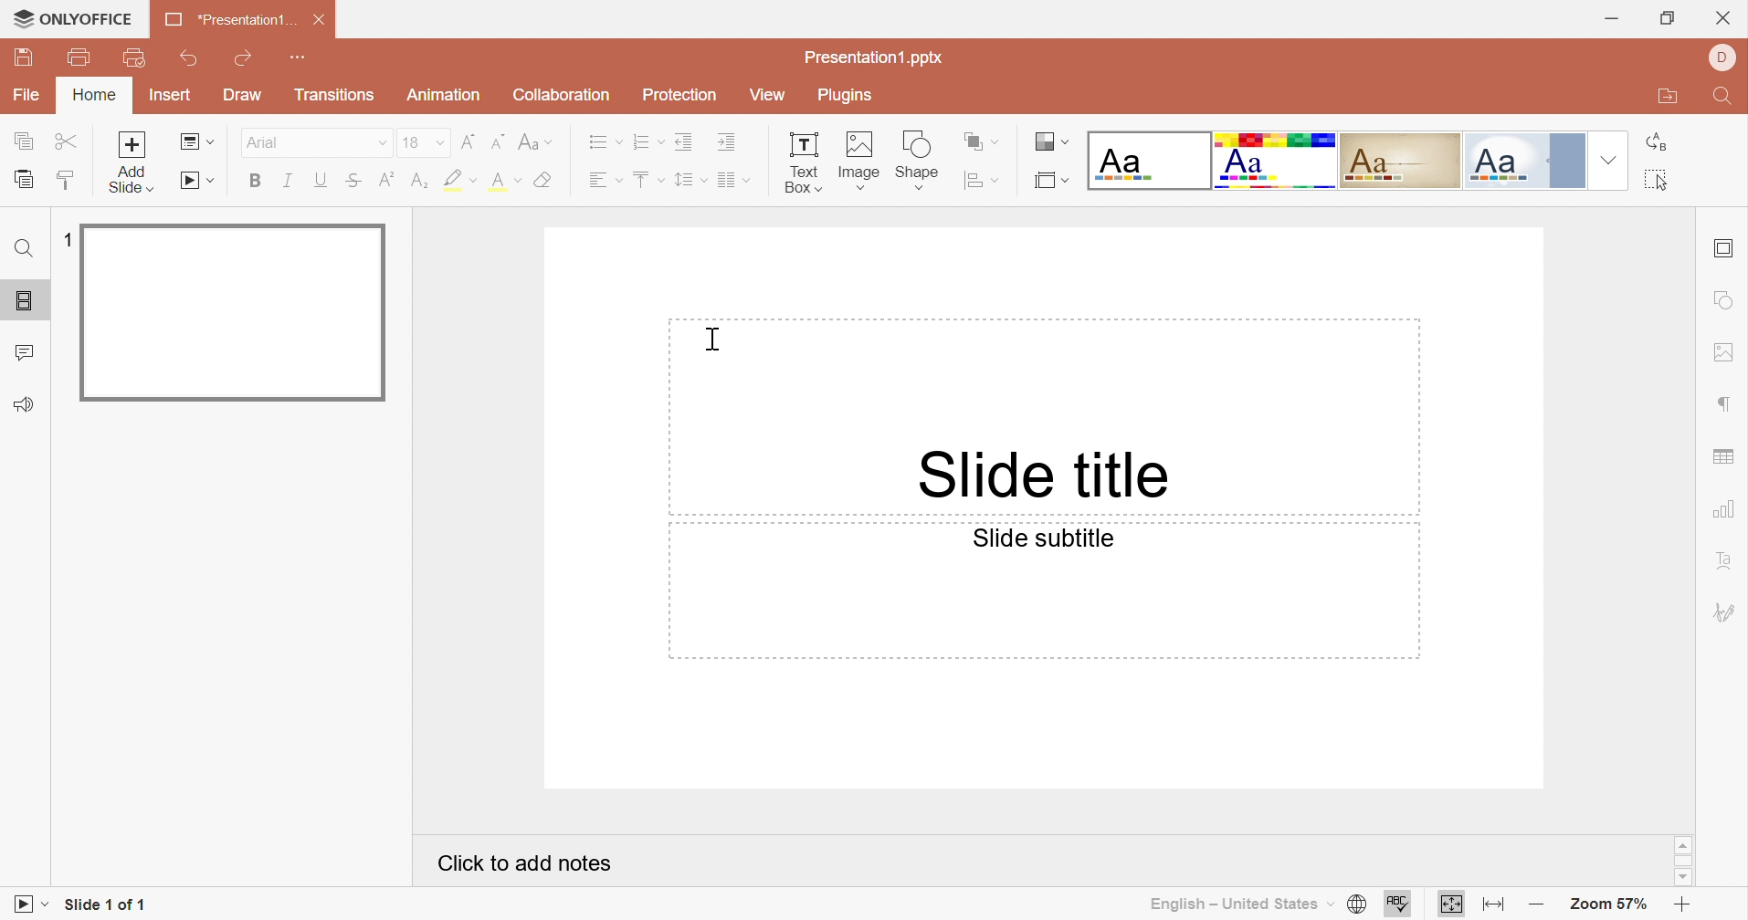  What do you see at coordinates (683, 96) in the screenshot?
I see `Protection` at bounding box center [683, 96].